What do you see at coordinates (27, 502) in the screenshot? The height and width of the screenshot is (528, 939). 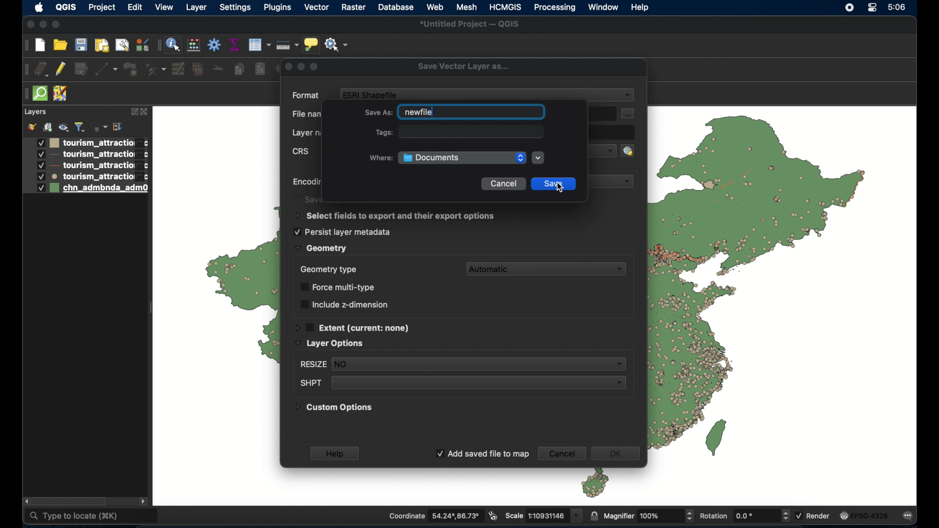 I see `scroll left arrow` at bounding box center [27, 502].